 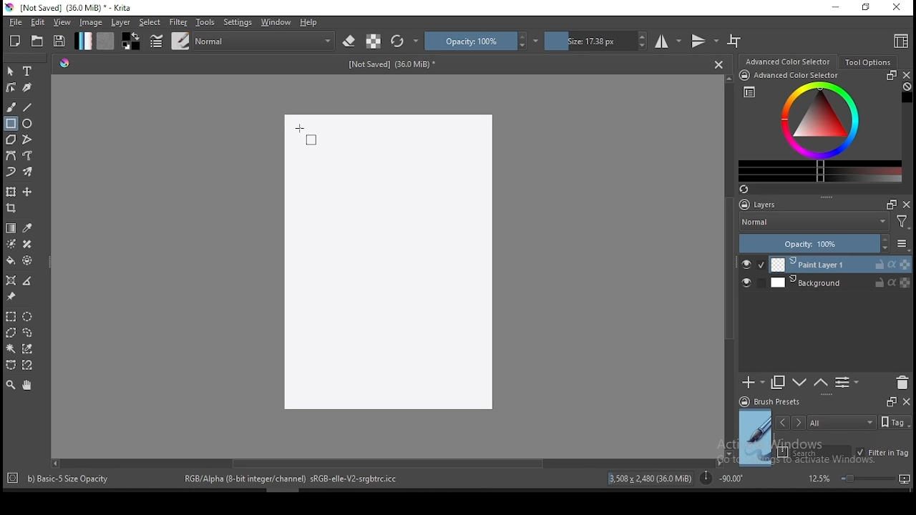 I want to click on assistant tool, so click(x=11, y=280).